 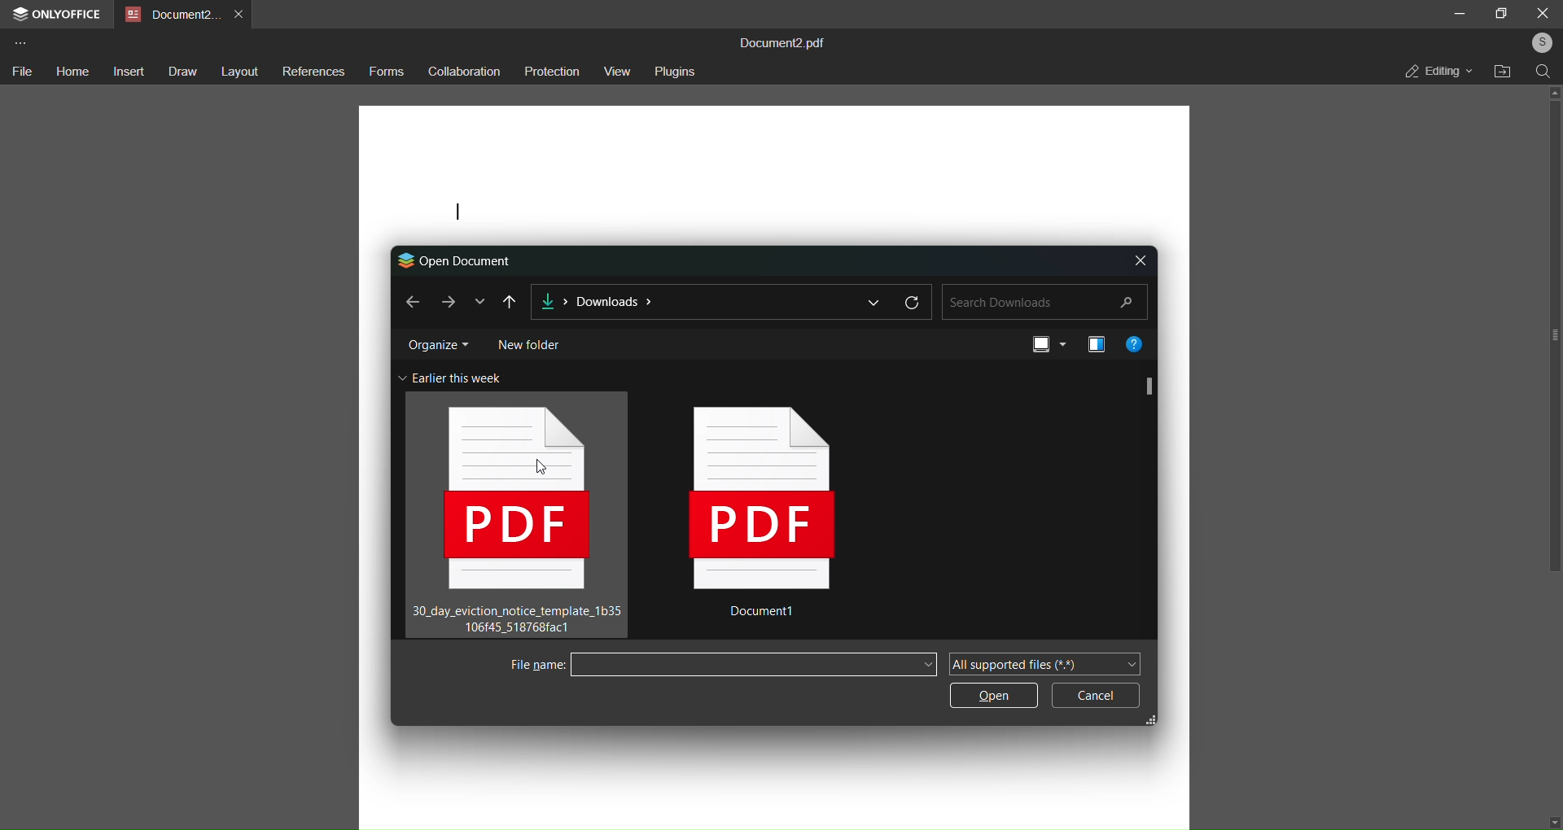 I want to click on selected file name, so click(x=755, y=665).